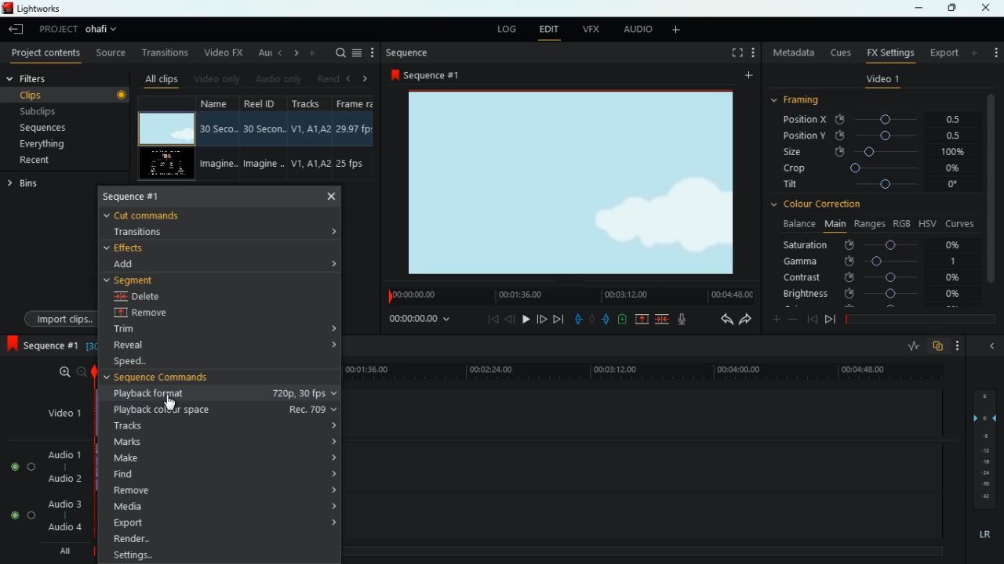 The height and width of the screenshot is (564, 1004). Describe the element at coordinates (926, 223) in the screenshot. I see `hsv` at that location.